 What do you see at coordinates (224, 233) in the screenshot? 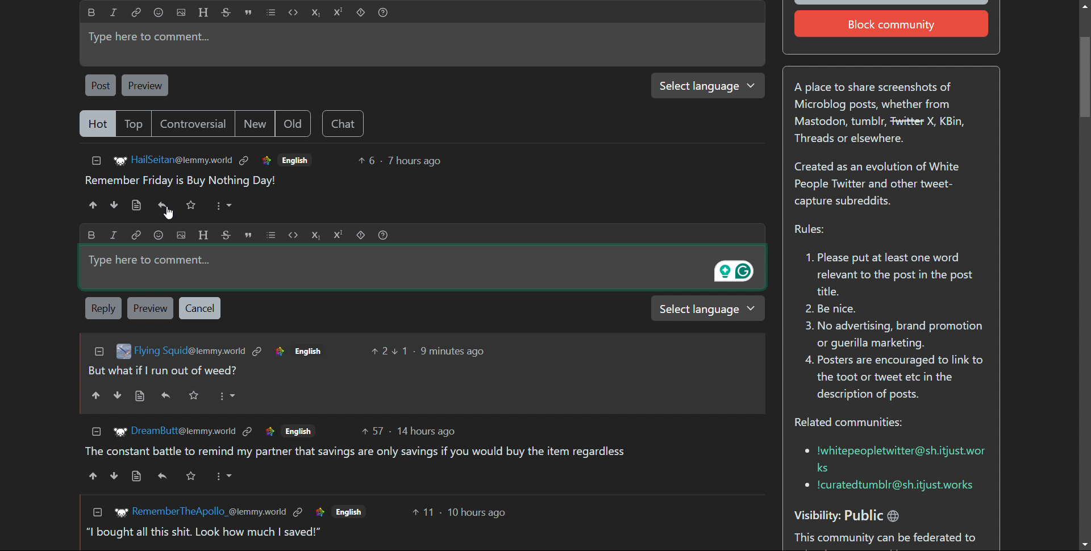
I see `Strikethrough` at bounding box center [224, 233].